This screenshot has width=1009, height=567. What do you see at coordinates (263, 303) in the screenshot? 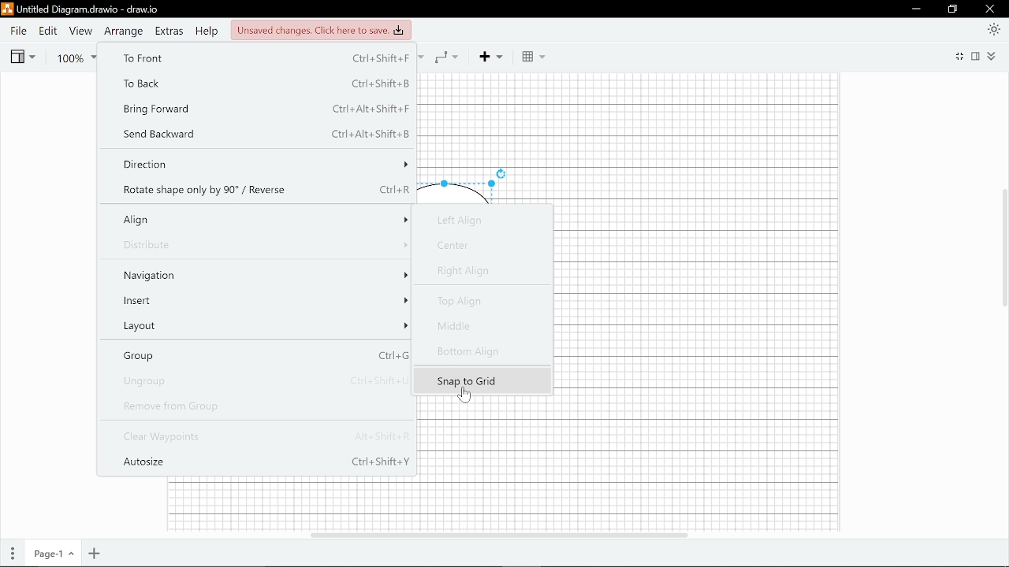
I see `Insert` at bounding box center [263, 303].